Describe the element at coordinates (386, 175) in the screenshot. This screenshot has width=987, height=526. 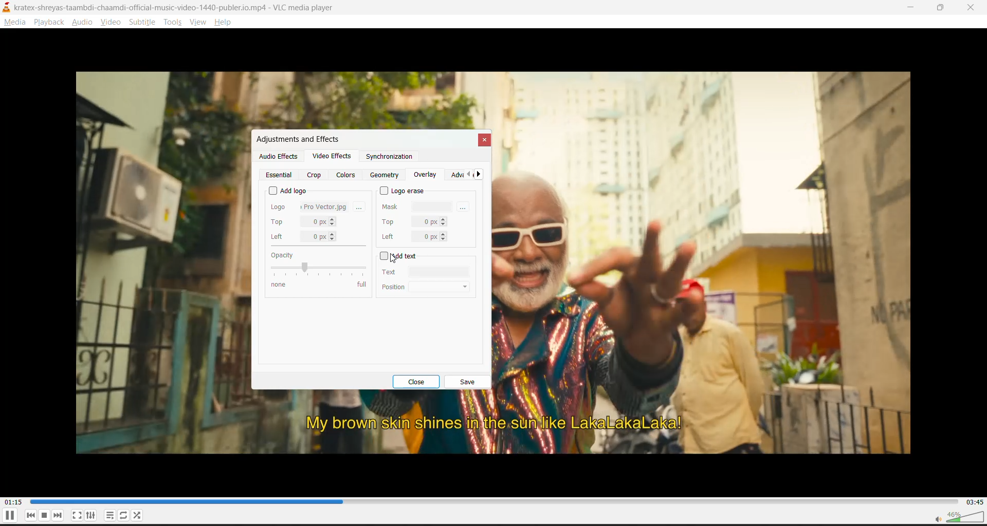
I see `geometry` at that location.